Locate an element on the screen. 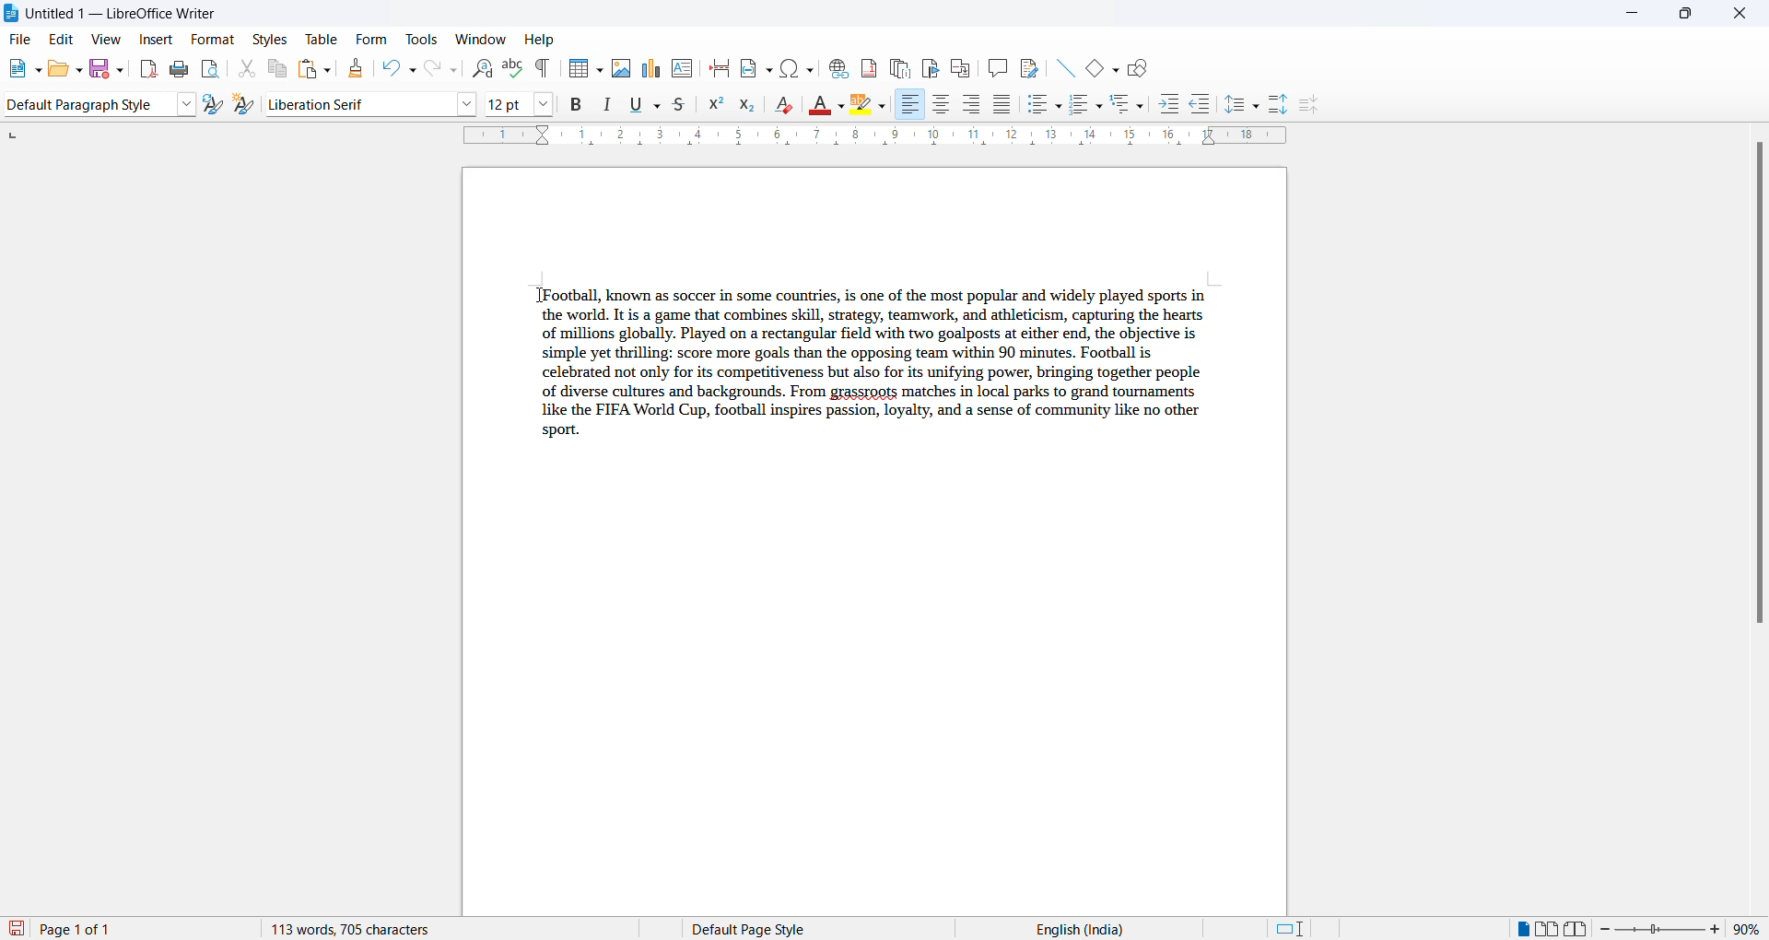 The image size is (1769, 940). maximize is located at coordinates (1685, 16).